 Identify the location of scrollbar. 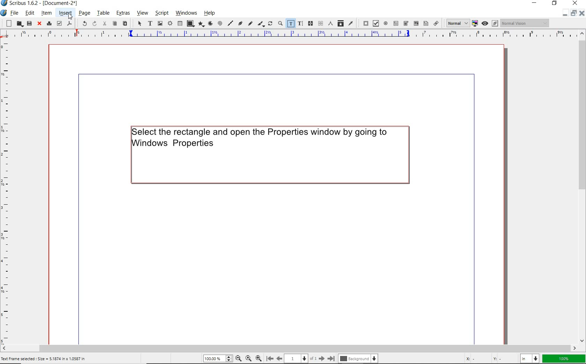
(583, 187).